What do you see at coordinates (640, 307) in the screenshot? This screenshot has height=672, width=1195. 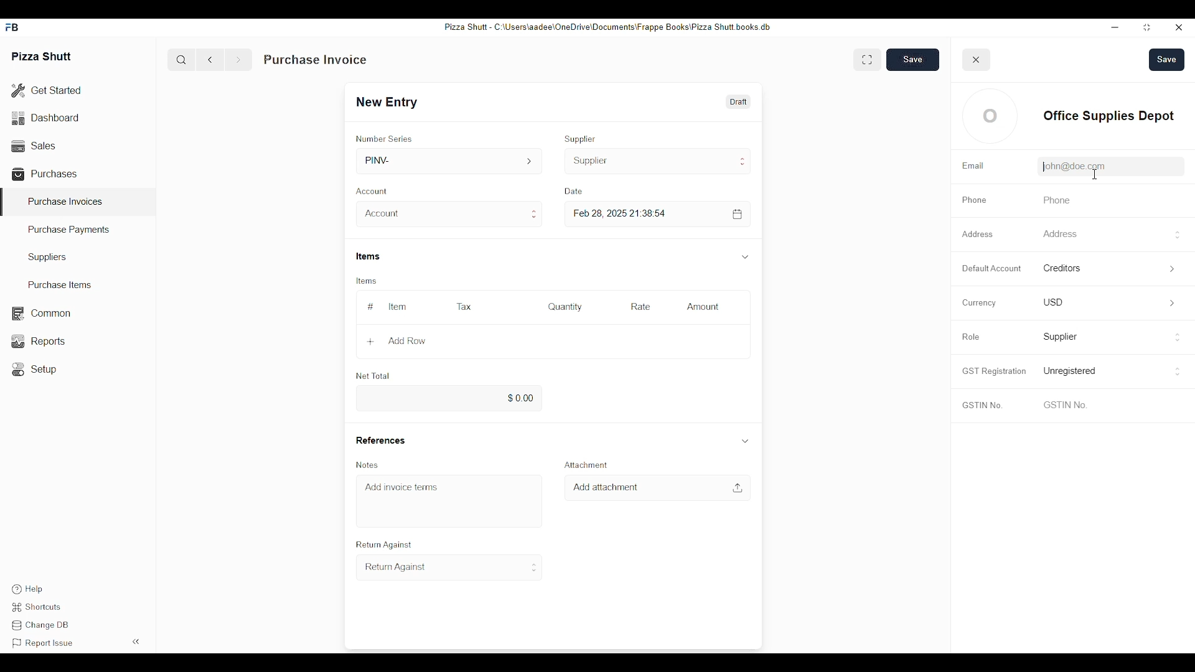 I see `Rate` at bounding box center [640, 307].